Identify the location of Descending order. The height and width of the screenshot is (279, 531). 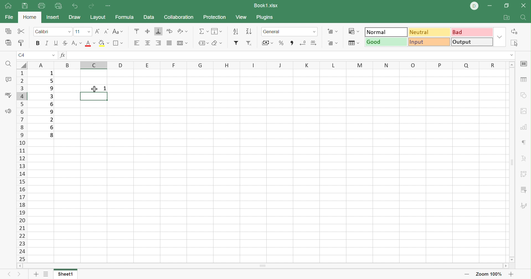
(249, 32).